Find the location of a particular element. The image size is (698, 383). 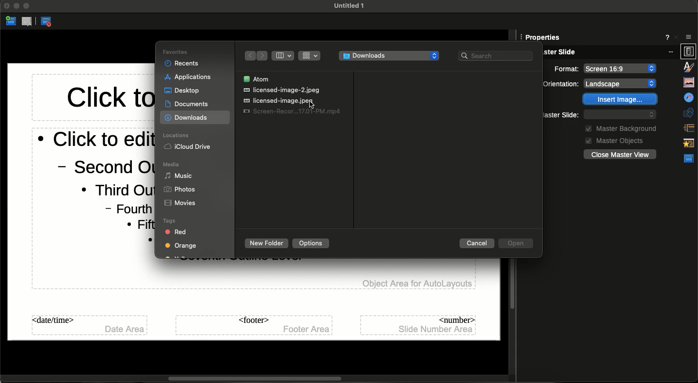

Animation is located at coordinates (689, 127).